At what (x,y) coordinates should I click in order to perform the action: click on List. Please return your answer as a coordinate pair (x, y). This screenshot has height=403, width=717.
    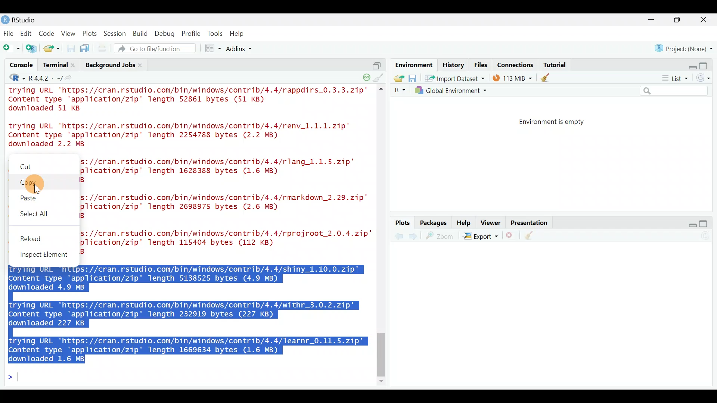
    Looking at the image, I should click on (674, 79).